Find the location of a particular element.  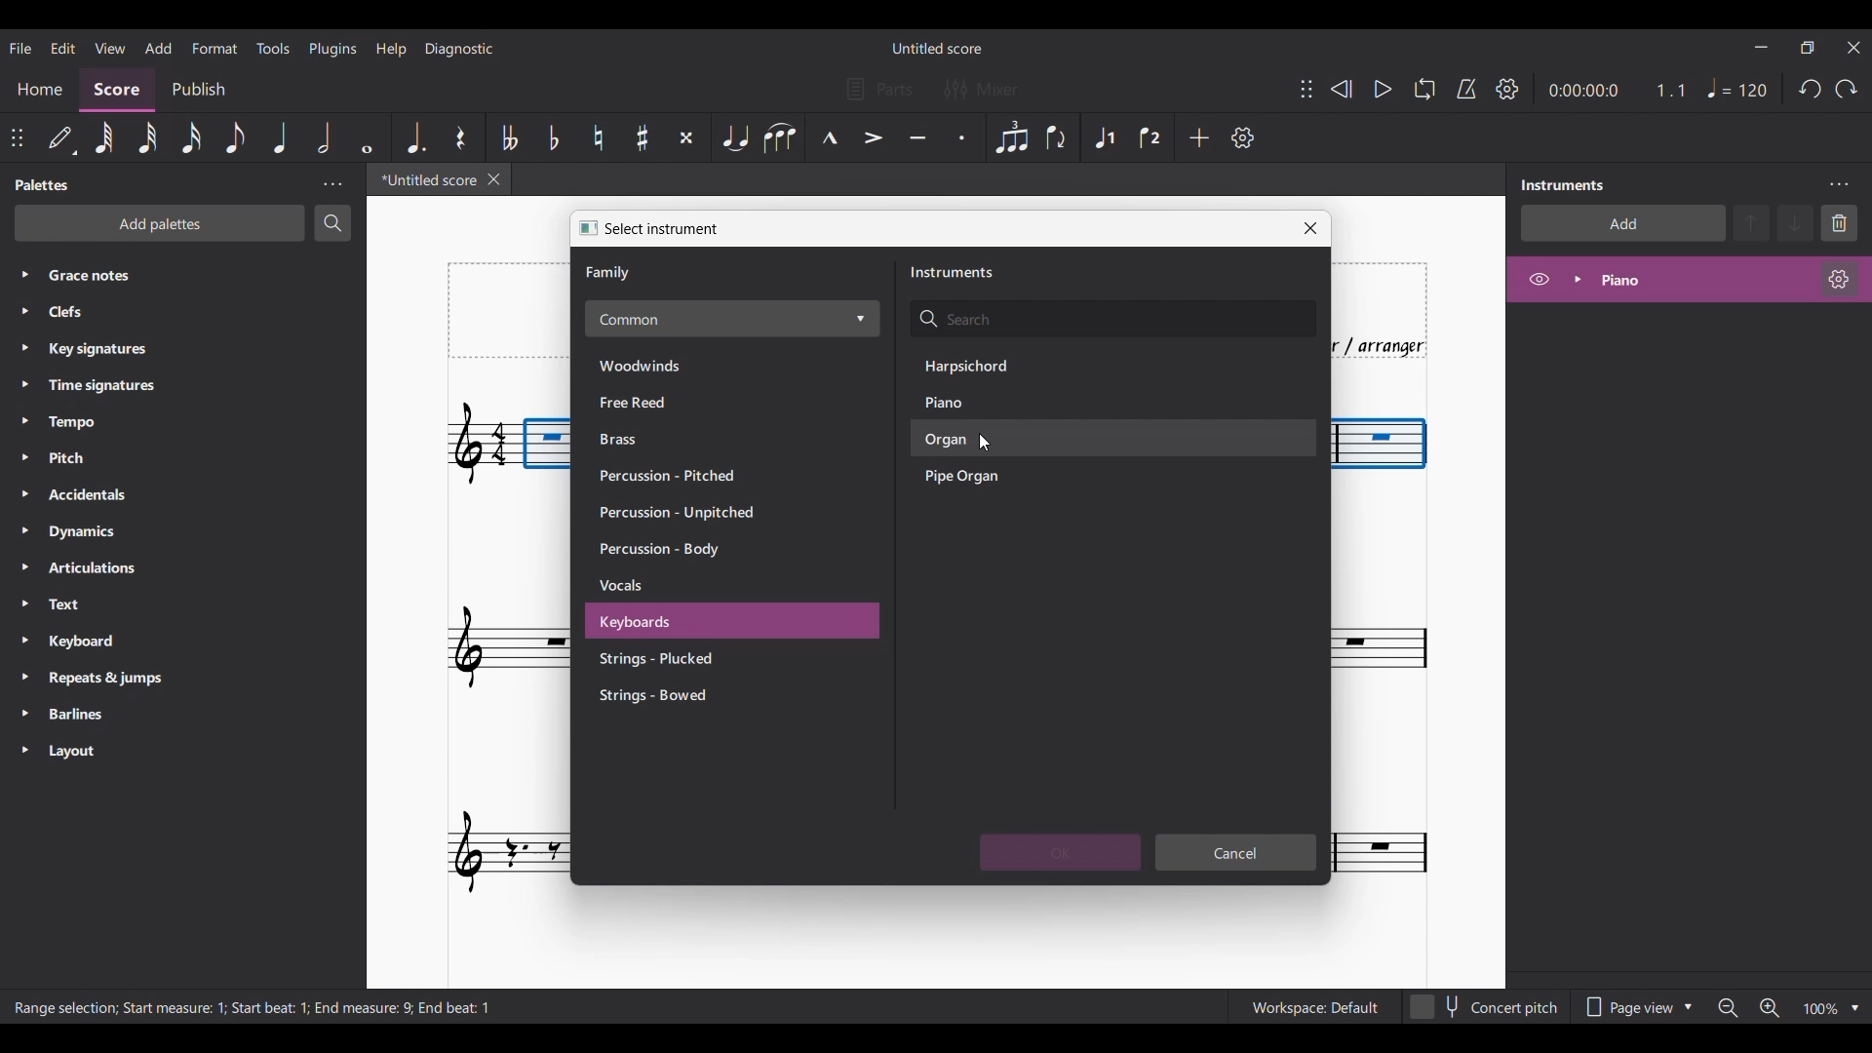

ok is located at coordinates (1061, 852).